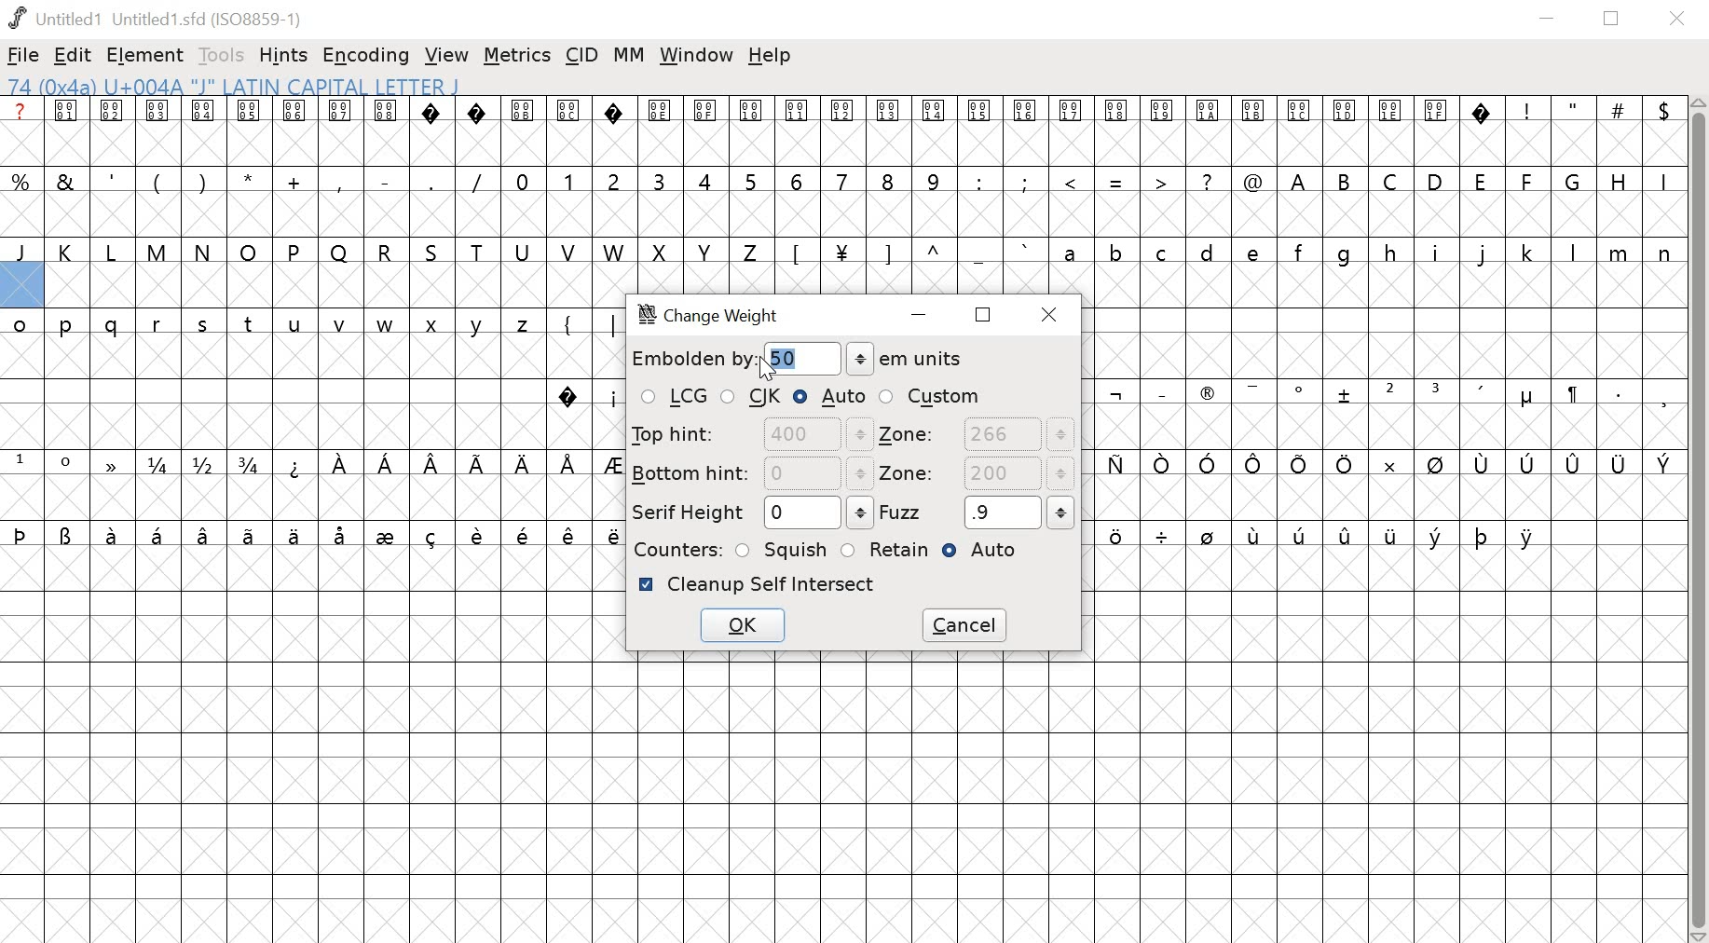  What do you see at coordinates (931, 396) in the screenshot?
I see `CUSTOM` at bounding box center [931, 396].